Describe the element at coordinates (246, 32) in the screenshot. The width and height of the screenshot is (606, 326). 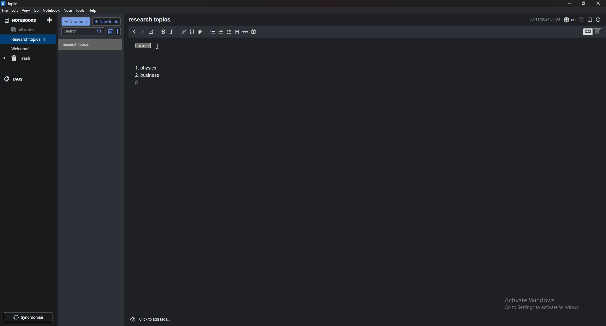
I see `horizontal rule` at that location.